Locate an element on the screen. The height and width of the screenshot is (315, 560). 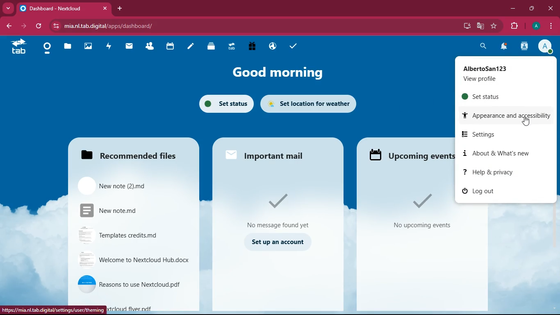
refresh is located at coordinates (39, 26).